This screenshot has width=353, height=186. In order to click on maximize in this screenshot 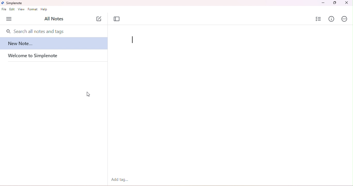, I will do `click(335, 3)`.